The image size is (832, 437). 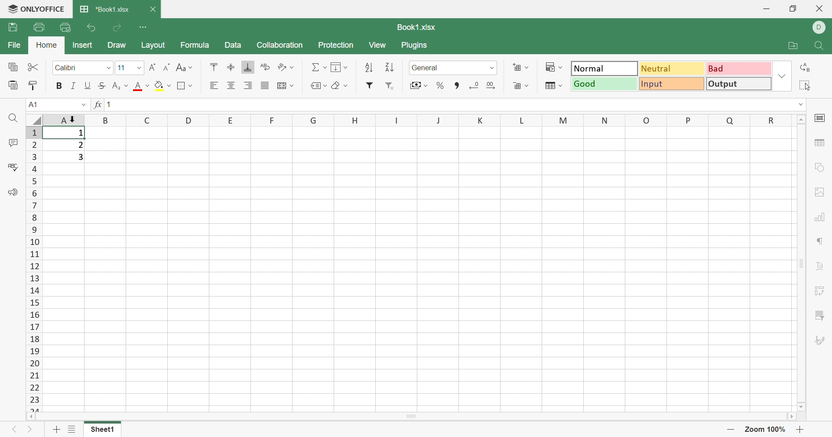 I want to click on Fill, so click(x=338, y=66).